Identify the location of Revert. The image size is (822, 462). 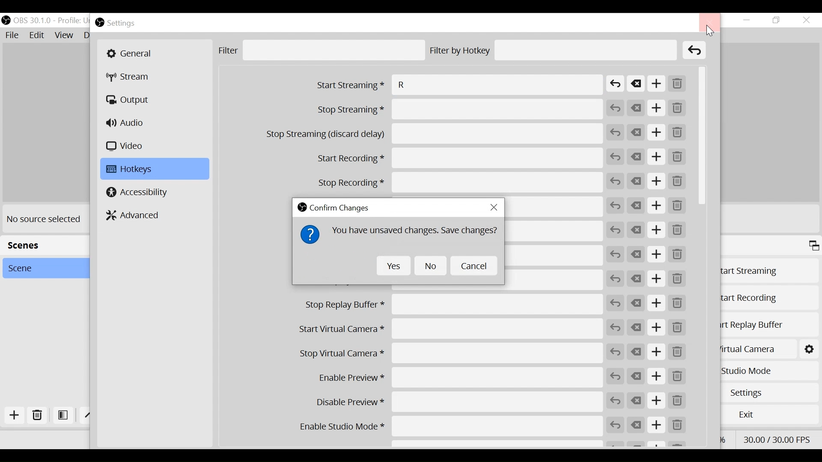
(615, 181).